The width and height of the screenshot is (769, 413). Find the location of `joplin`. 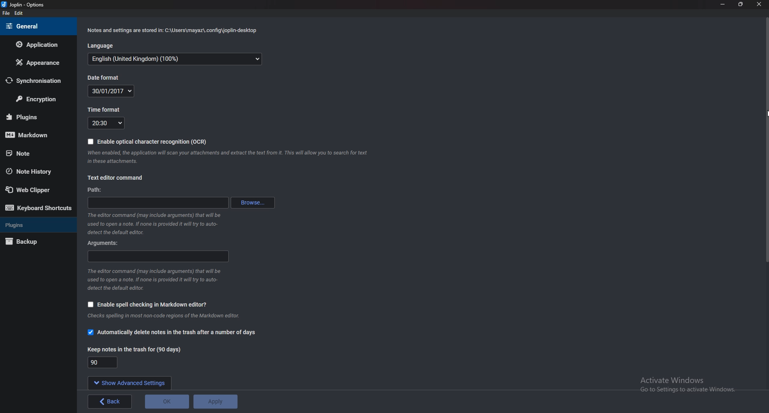

joplin is located at coordinates (24, 5).